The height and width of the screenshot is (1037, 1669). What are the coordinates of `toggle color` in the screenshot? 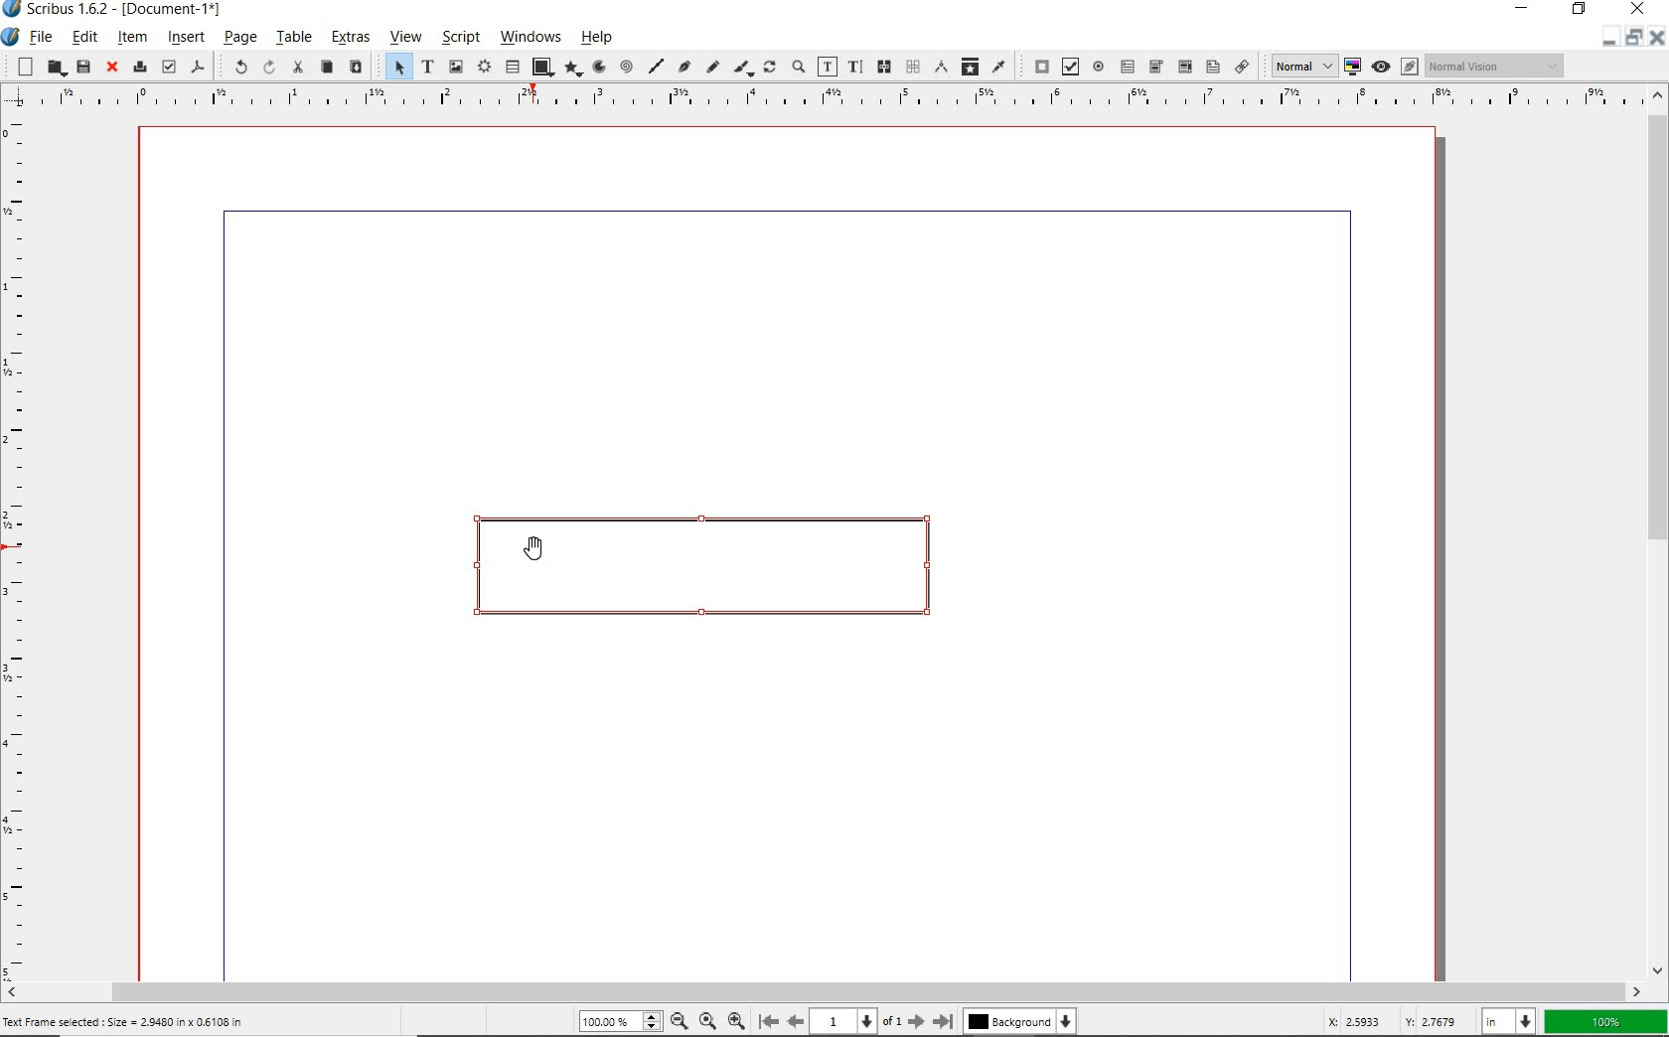 It's located at (1353, 68).